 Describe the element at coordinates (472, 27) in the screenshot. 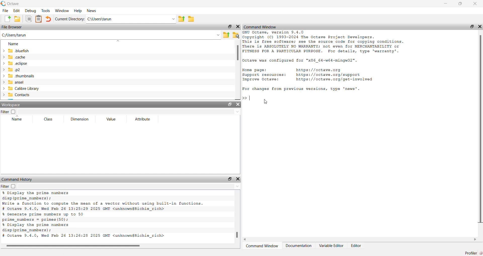

I see `open in separate window` at that location.